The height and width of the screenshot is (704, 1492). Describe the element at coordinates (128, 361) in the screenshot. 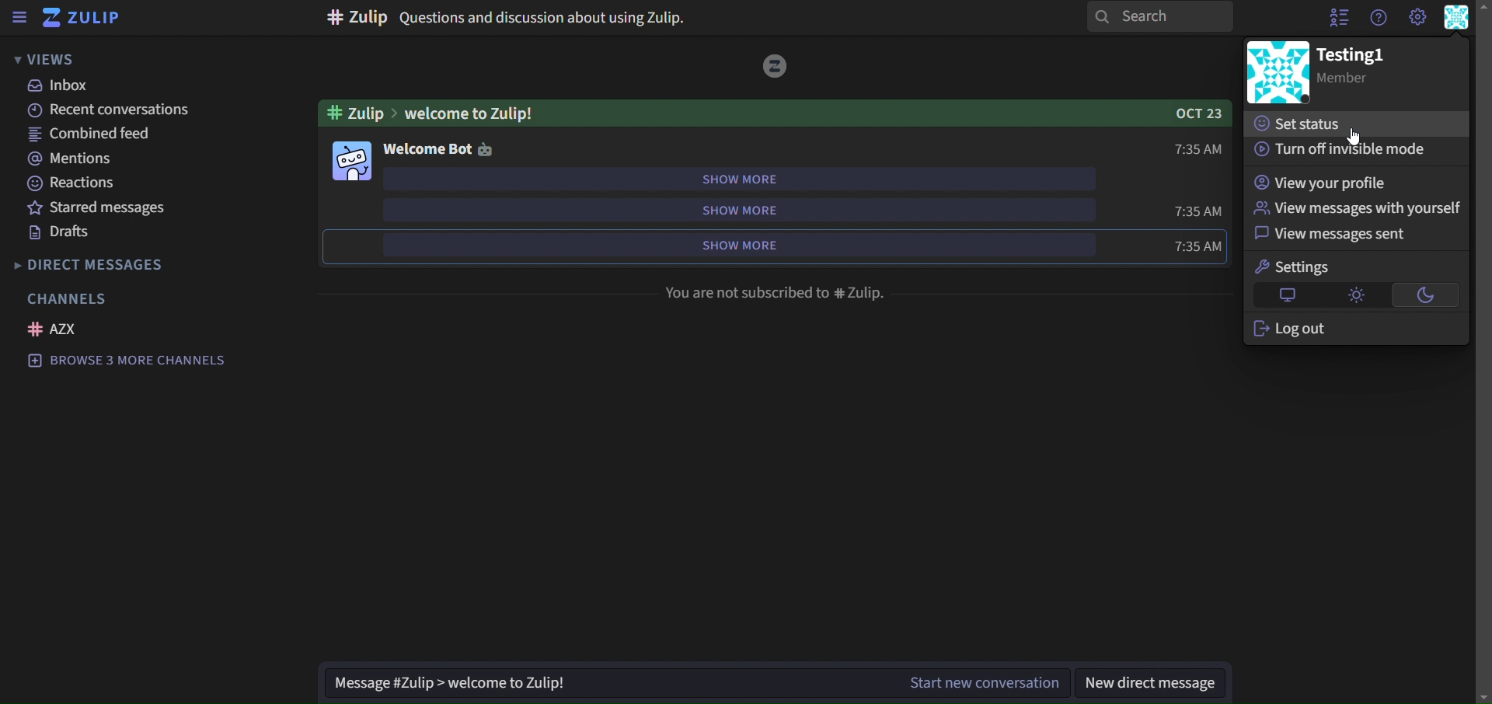

I see `browse 3 more channels` at that location.